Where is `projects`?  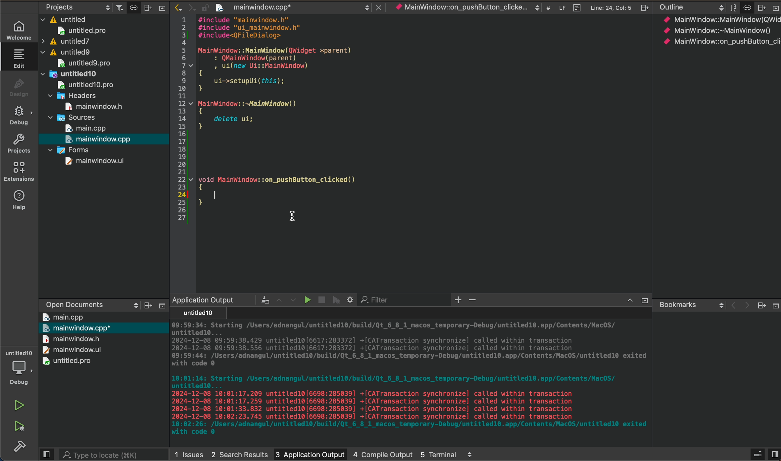 projects is located at coordinates (19, 143).